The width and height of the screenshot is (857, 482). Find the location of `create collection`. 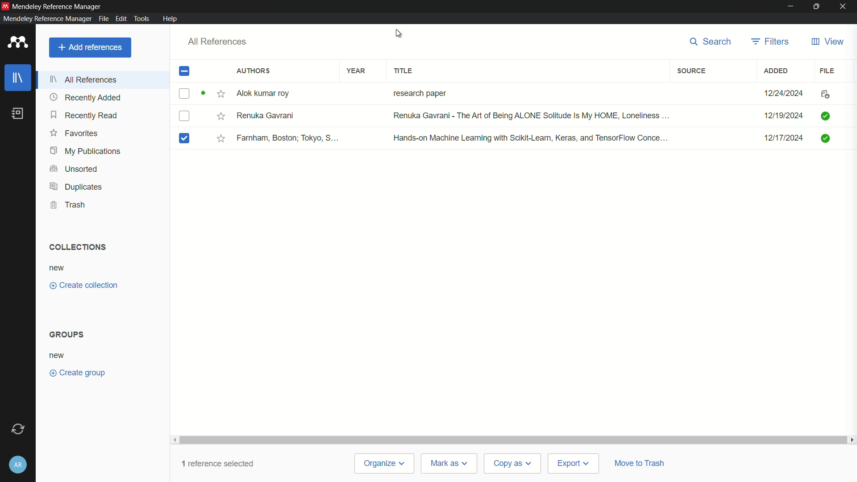

create collection is located at coordinates (83, 286).